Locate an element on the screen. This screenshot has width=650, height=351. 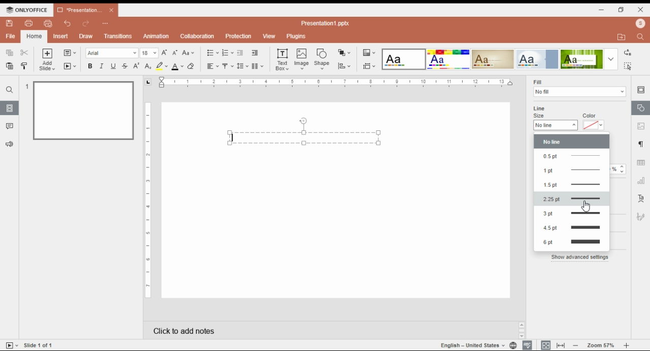
increment font size is located at coordinates (165, 52).